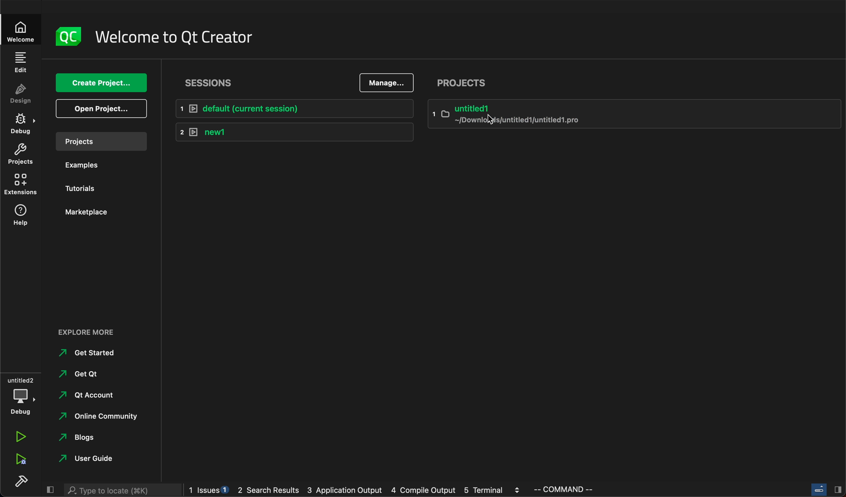  What do you see at coordinates (392, 490) in the screenshot?
I see `logs` at bounding box center [392, 490].